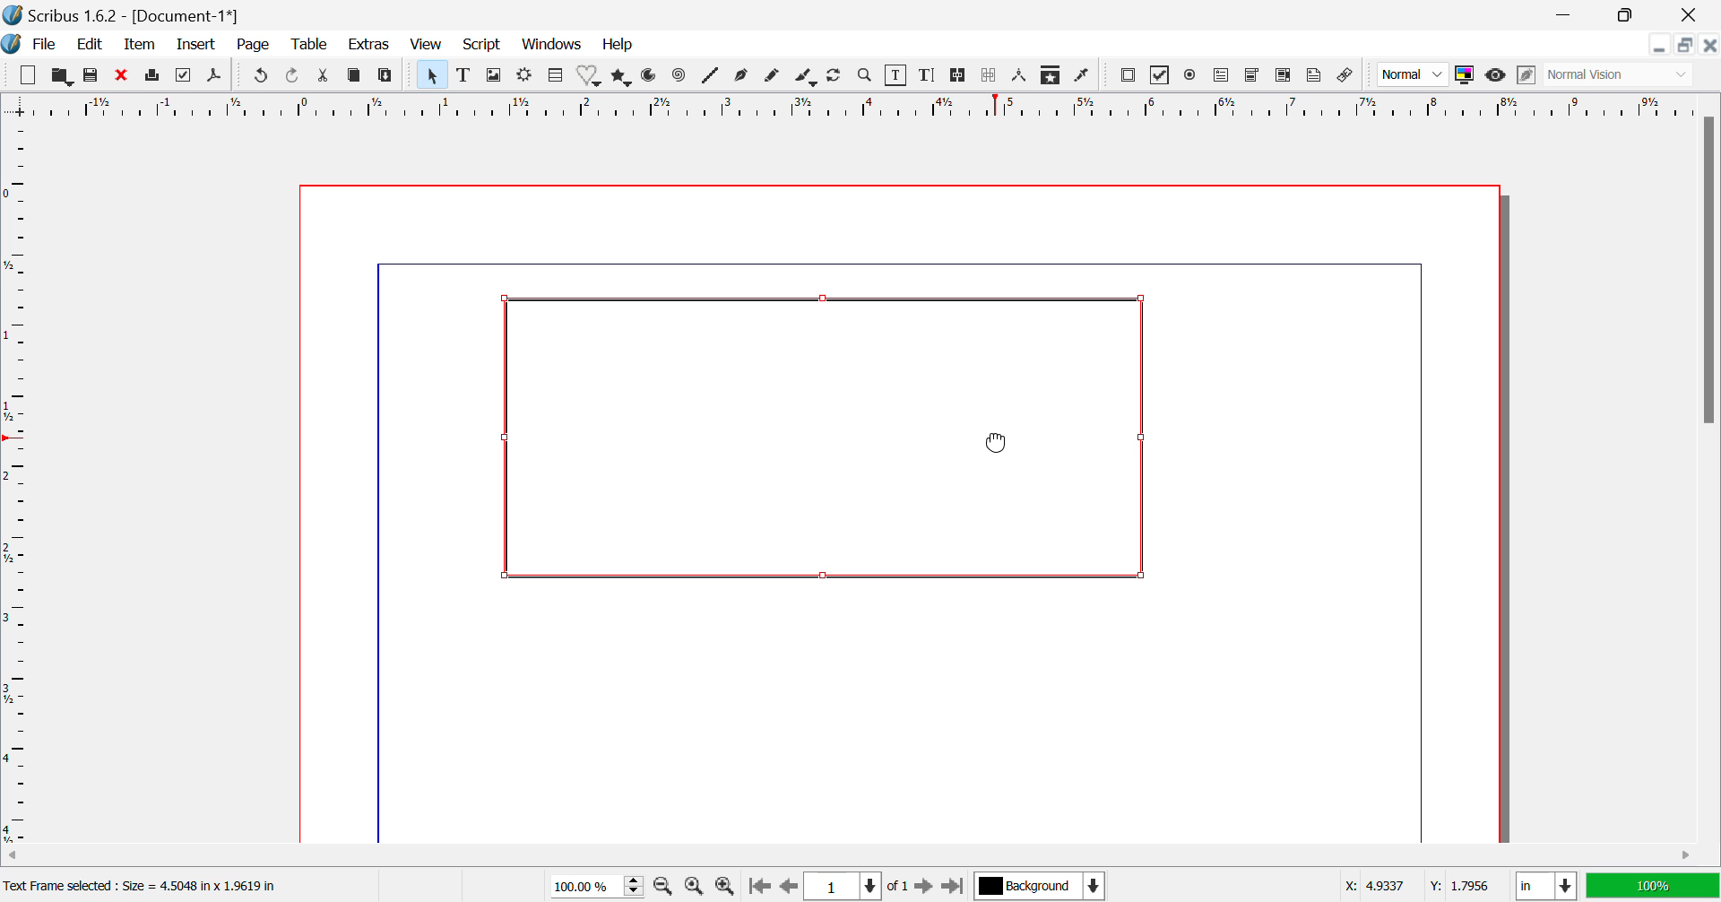 Image resolution: width=1721 pixels, height=902 pixels. What do you see at coordinates (805, 77) in the screenshot?
I see `Calligraphic Line` at bounding box center [805, 77].